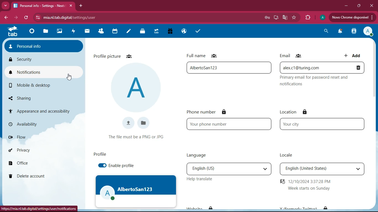 The width and height of the screenshot is (378, 212). Describe the element at coordinates (128, 123) in the screenshot. I see `upload` at that location.